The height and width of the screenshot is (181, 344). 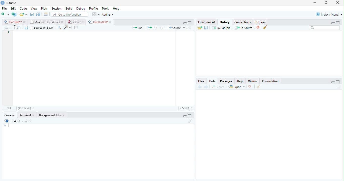 I want to click on Source, so click(x=176, y=27).